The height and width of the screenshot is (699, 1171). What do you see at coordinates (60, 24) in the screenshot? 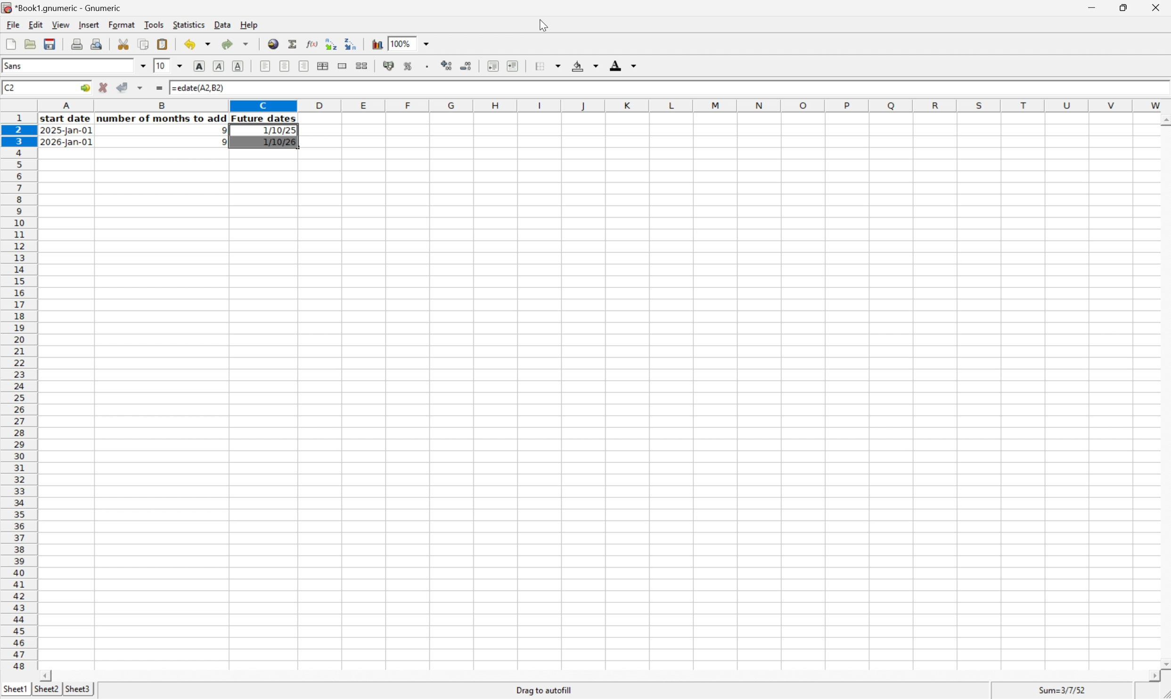
I see `View` at bounding box center [60, 24].